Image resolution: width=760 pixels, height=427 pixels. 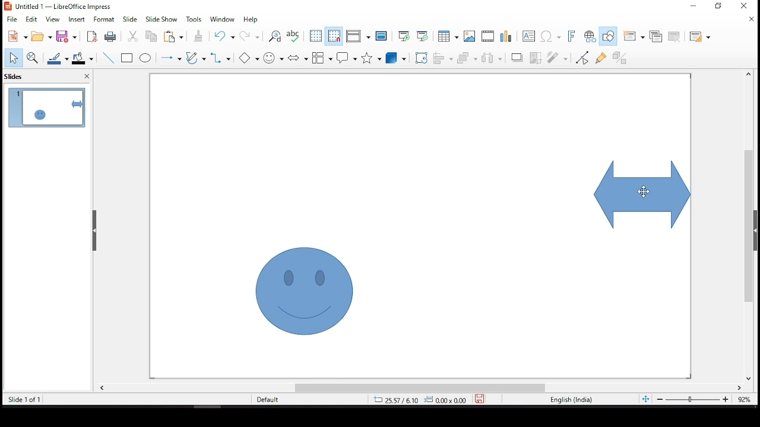 What do you see at coordinates (590, 37) in the screenshot?
I see `insert hyperlink` at bounding box center [590, 37].